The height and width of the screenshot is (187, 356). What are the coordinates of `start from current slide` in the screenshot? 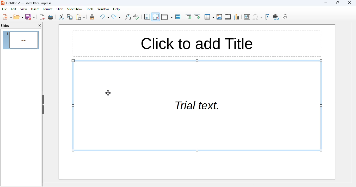 It's located at (197, 17).